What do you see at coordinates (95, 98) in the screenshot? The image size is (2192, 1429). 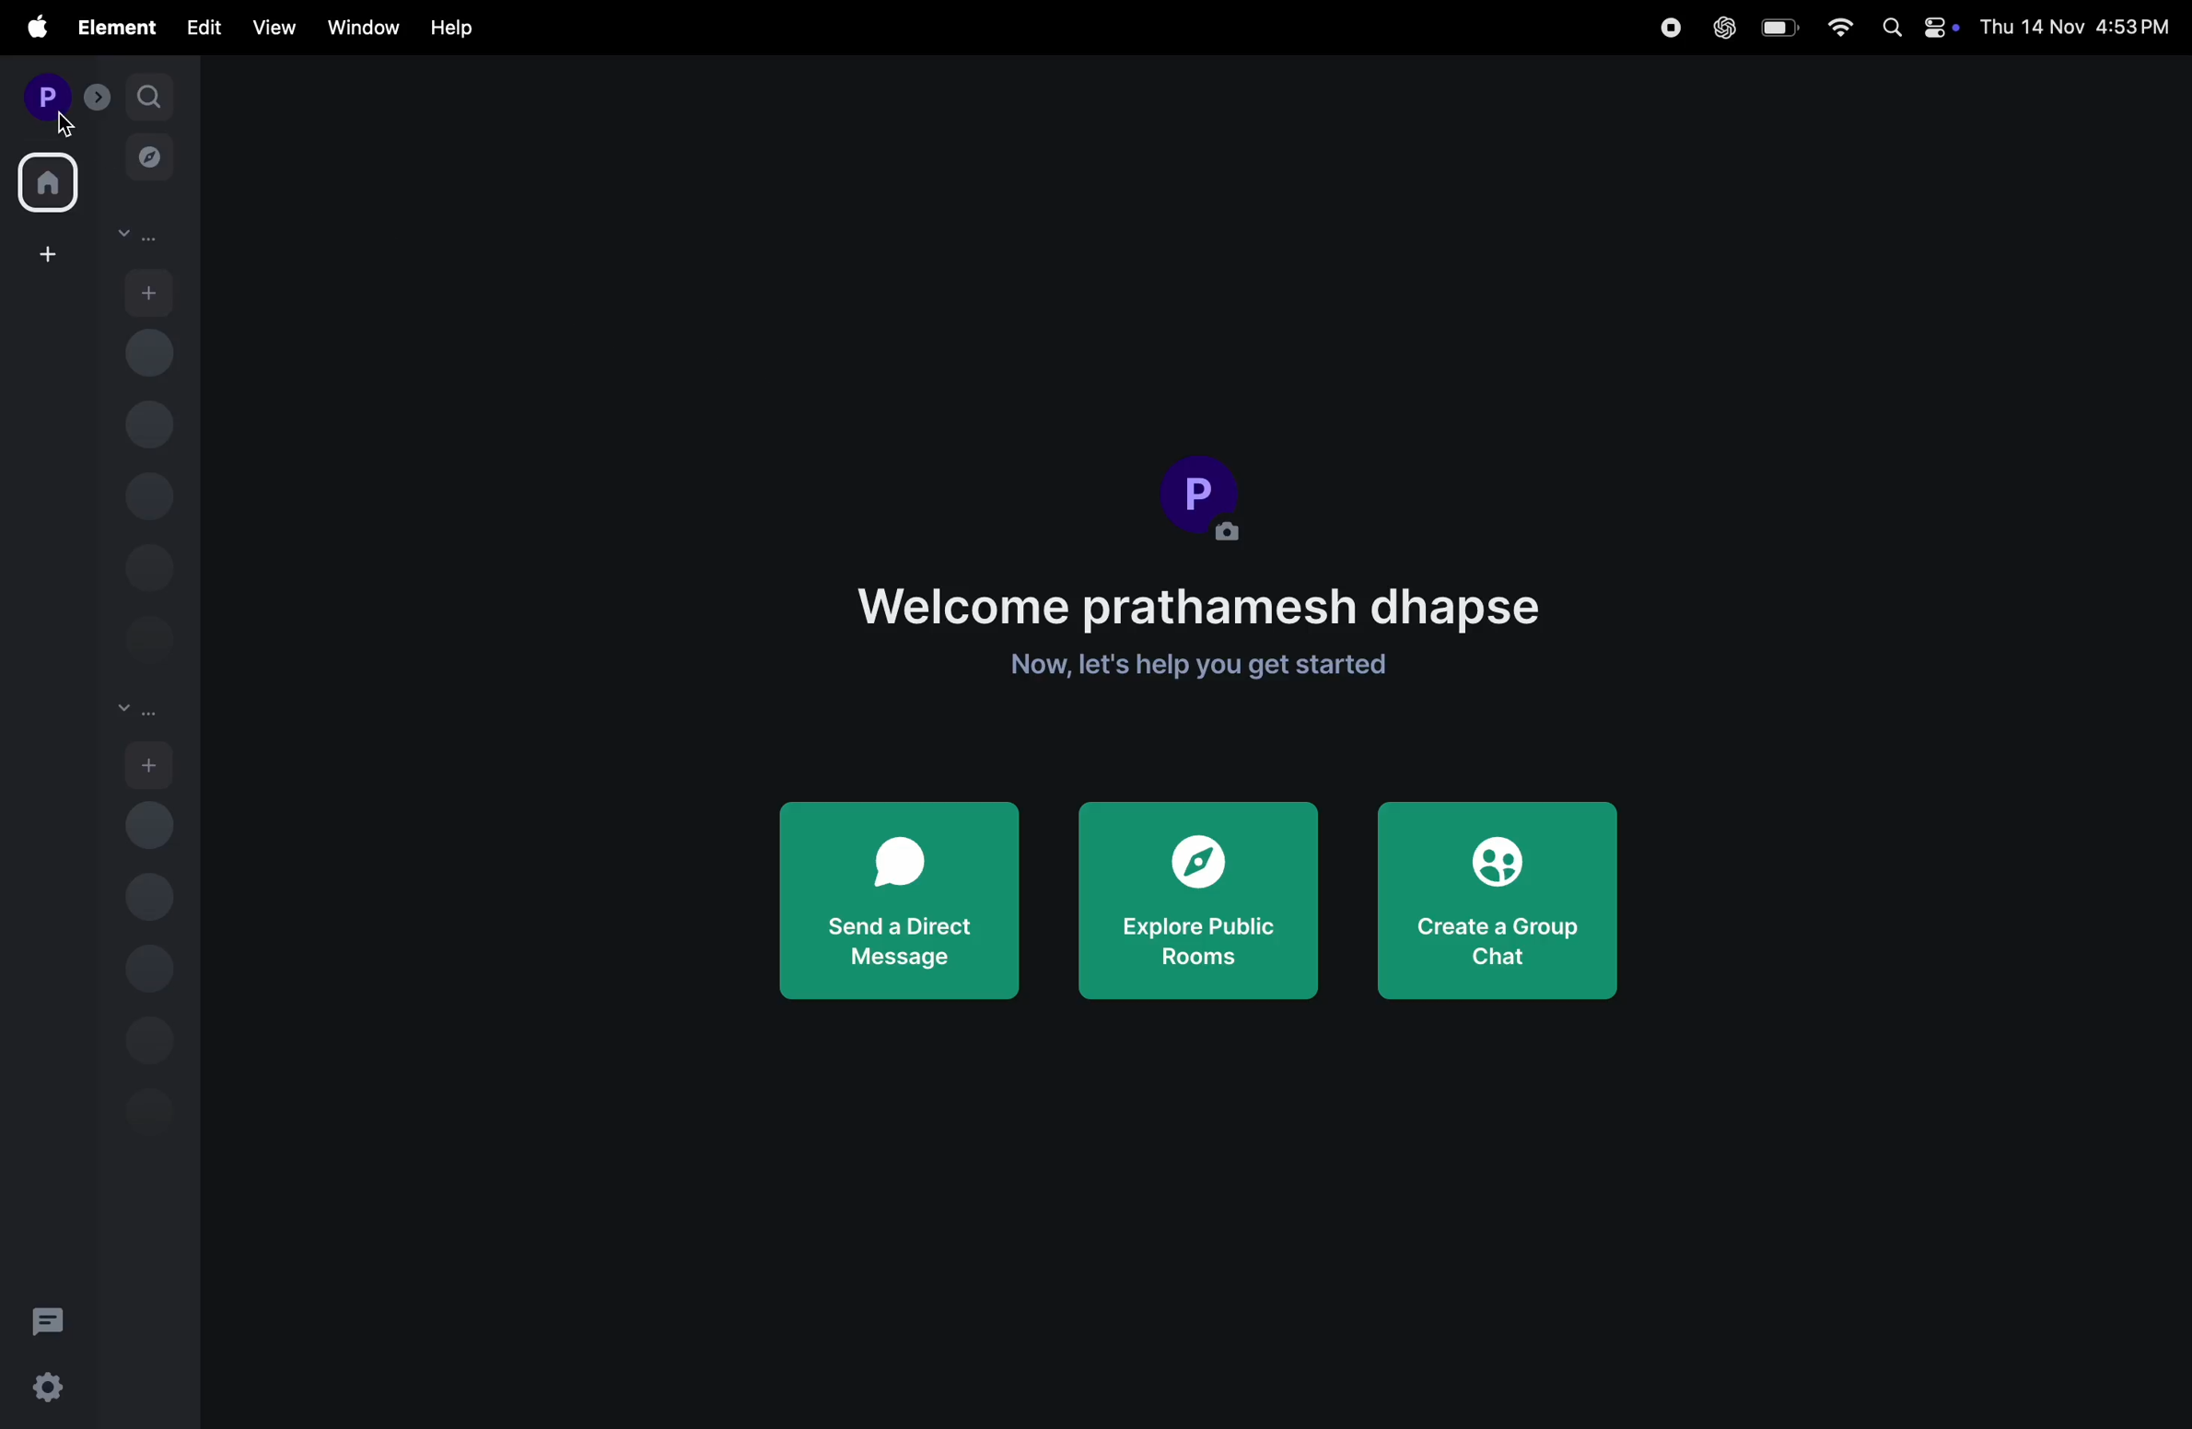 I see `create a space` at bounding box center [95, 98].